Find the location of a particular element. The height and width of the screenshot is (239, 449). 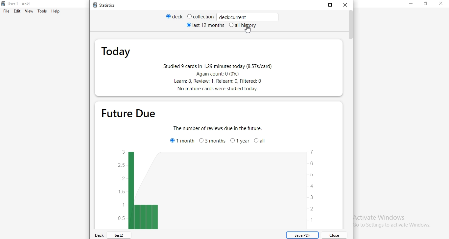

deck is located at coordinates (100, 235).